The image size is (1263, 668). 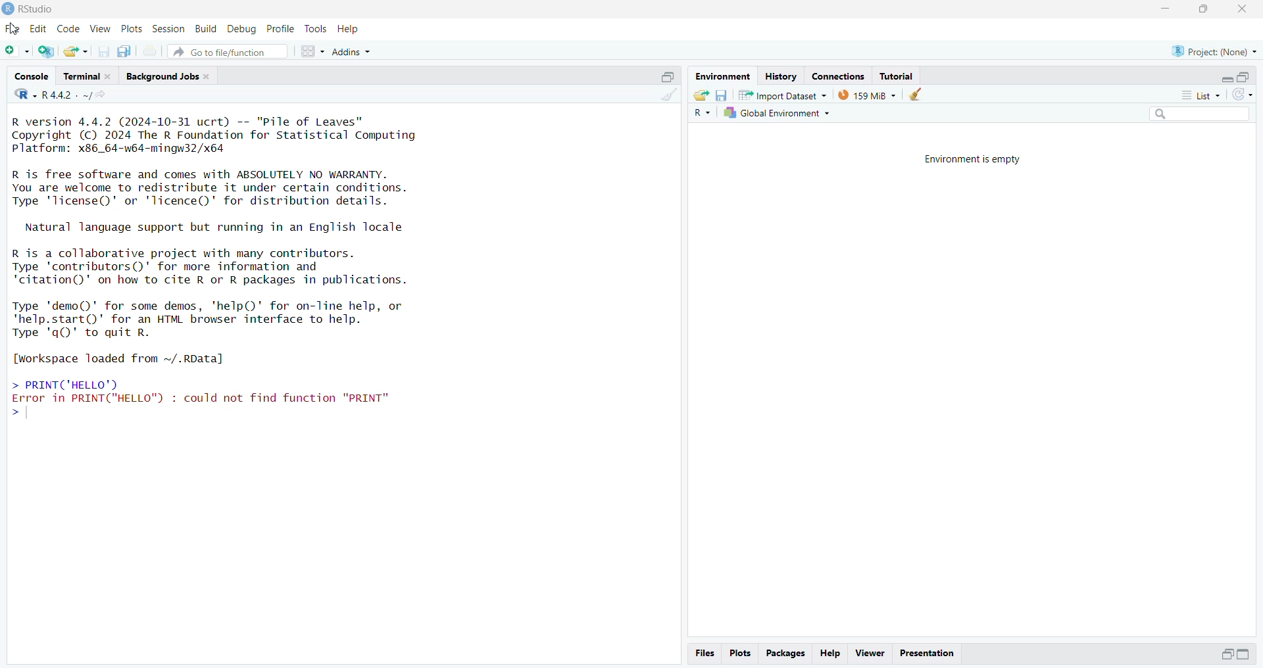 What do you see at coordinates (29, 9) in the screenshot?
I see `Rstudio` at bounding box center [29, 9].